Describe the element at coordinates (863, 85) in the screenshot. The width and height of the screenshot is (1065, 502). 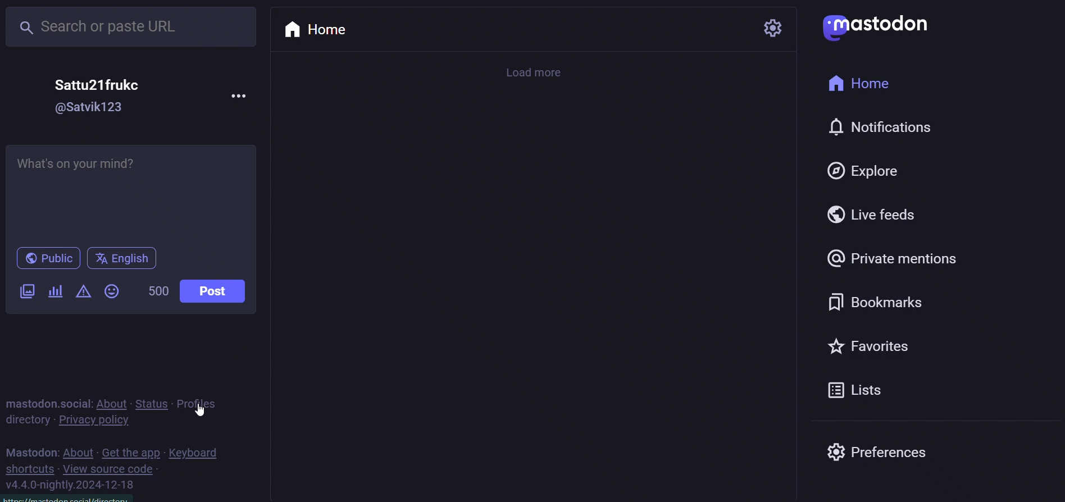
I see `home` at that location.